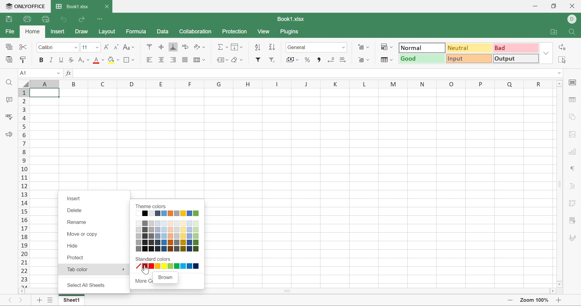  I want to click on Input, so click(469, 58).